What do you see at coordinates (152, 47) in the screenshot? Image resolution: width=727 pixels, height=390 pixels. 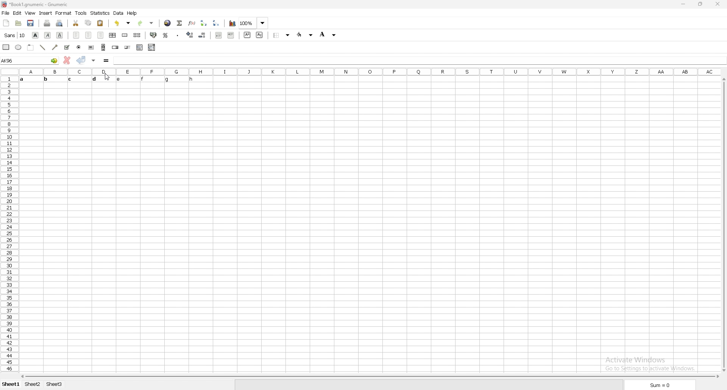 I see `combo box` at bounding box center [152, 47].